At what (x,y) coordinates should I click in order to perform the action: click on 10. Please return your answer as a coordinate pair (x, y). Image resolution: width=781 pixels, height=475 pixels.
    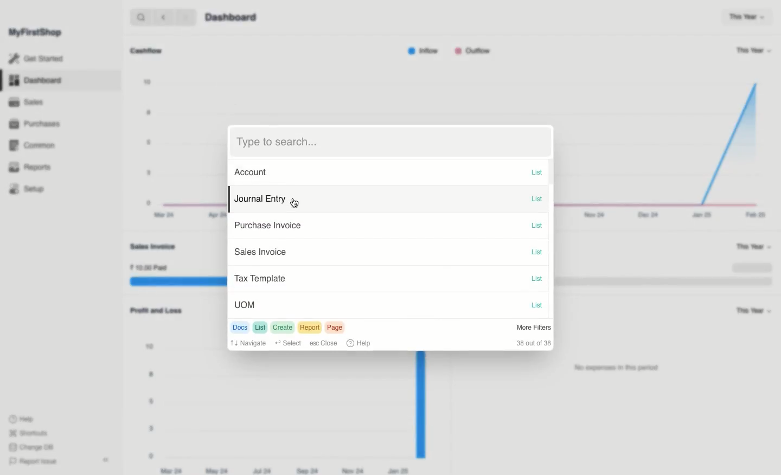
    Looking at the image, I should click on (149, 81).